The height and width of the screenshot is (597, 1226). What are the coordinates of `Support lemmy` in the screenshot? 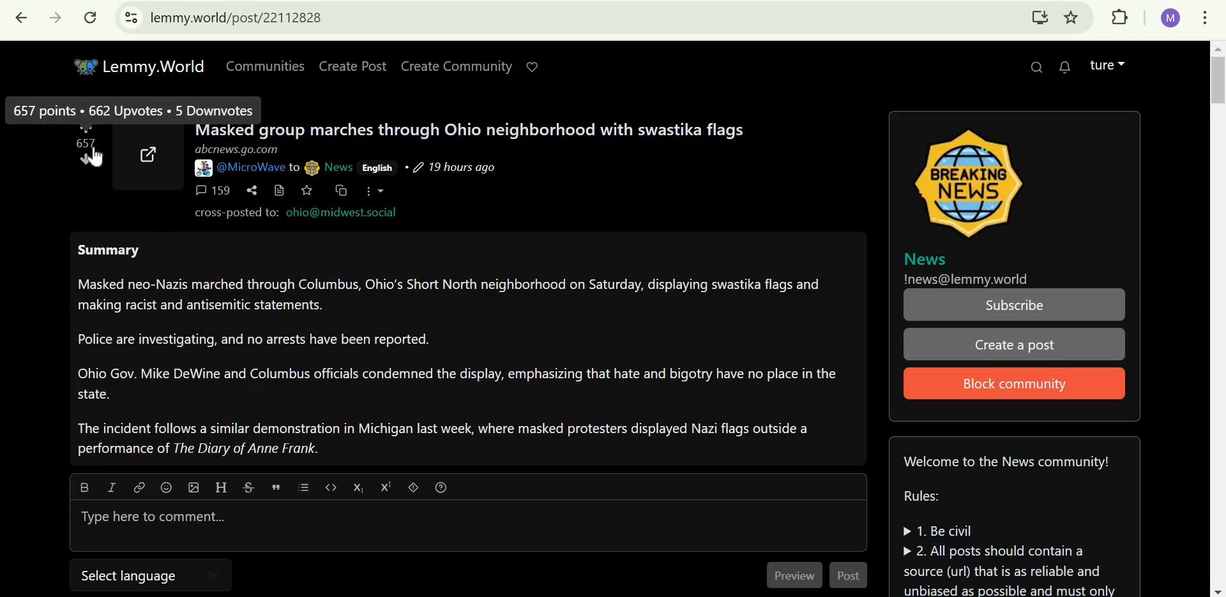 It's located at (533, 66).